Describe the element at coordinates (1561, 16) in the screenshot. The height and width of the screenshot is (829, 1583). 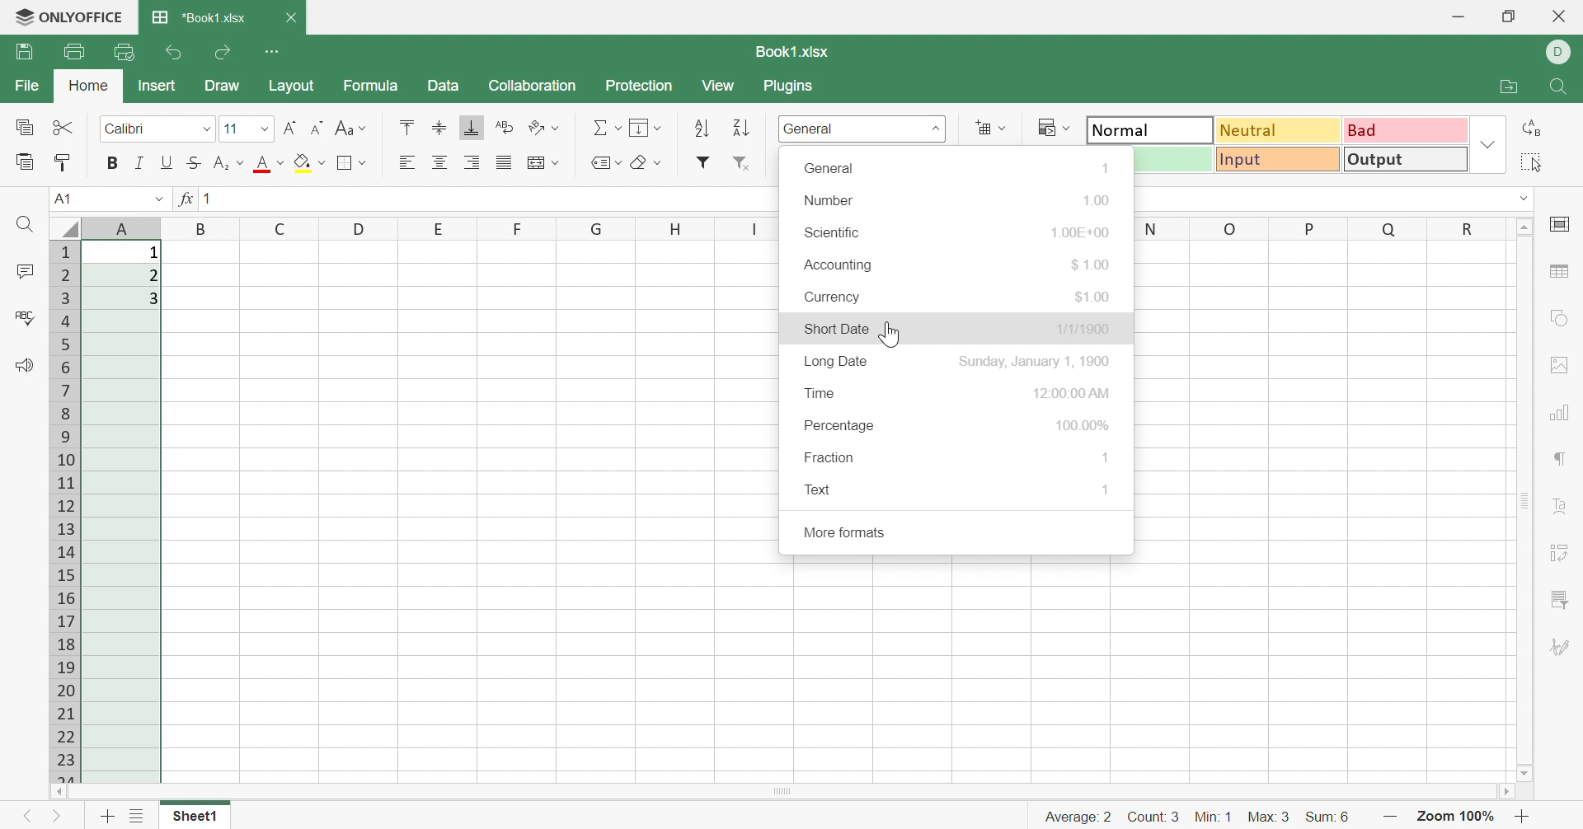
I see `Close` at that location.